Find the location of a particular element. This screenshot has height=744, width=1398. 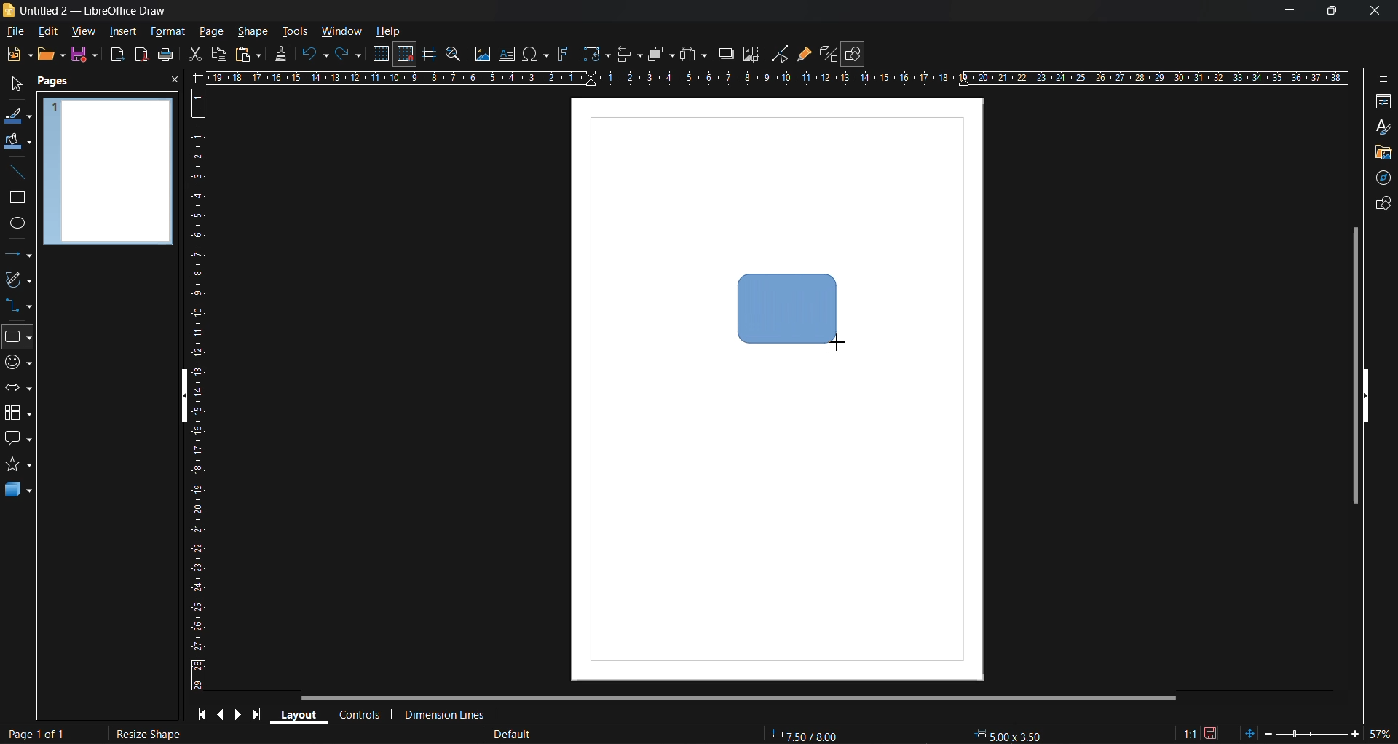

zoom slider is located at coordinates (1309, 733).